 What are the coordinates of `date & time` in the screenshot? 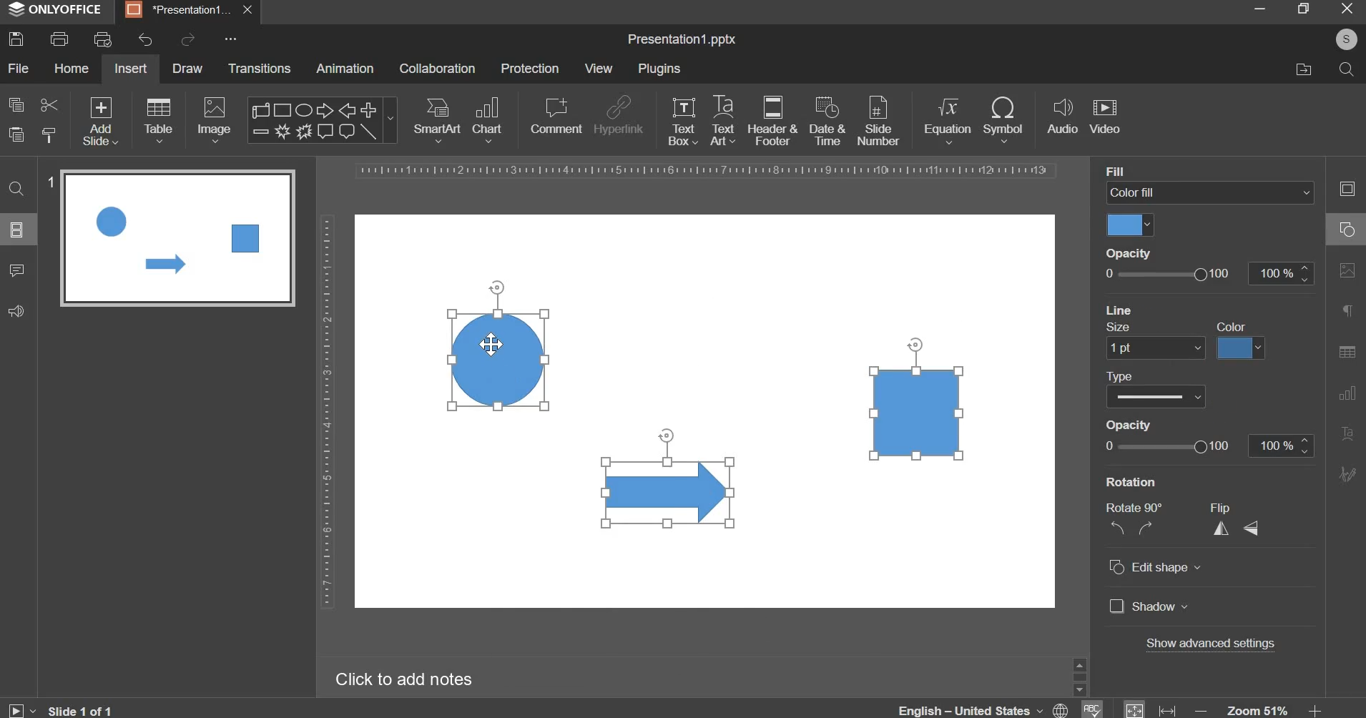 It's located at (827, 121).